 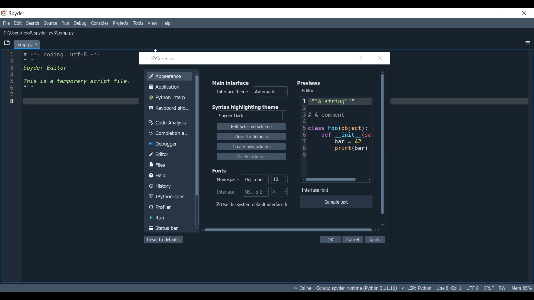 What do you see at coordinates (164, 240) in the screenshot?
I see `Reset to defaults` at bounding box center [164, 240].